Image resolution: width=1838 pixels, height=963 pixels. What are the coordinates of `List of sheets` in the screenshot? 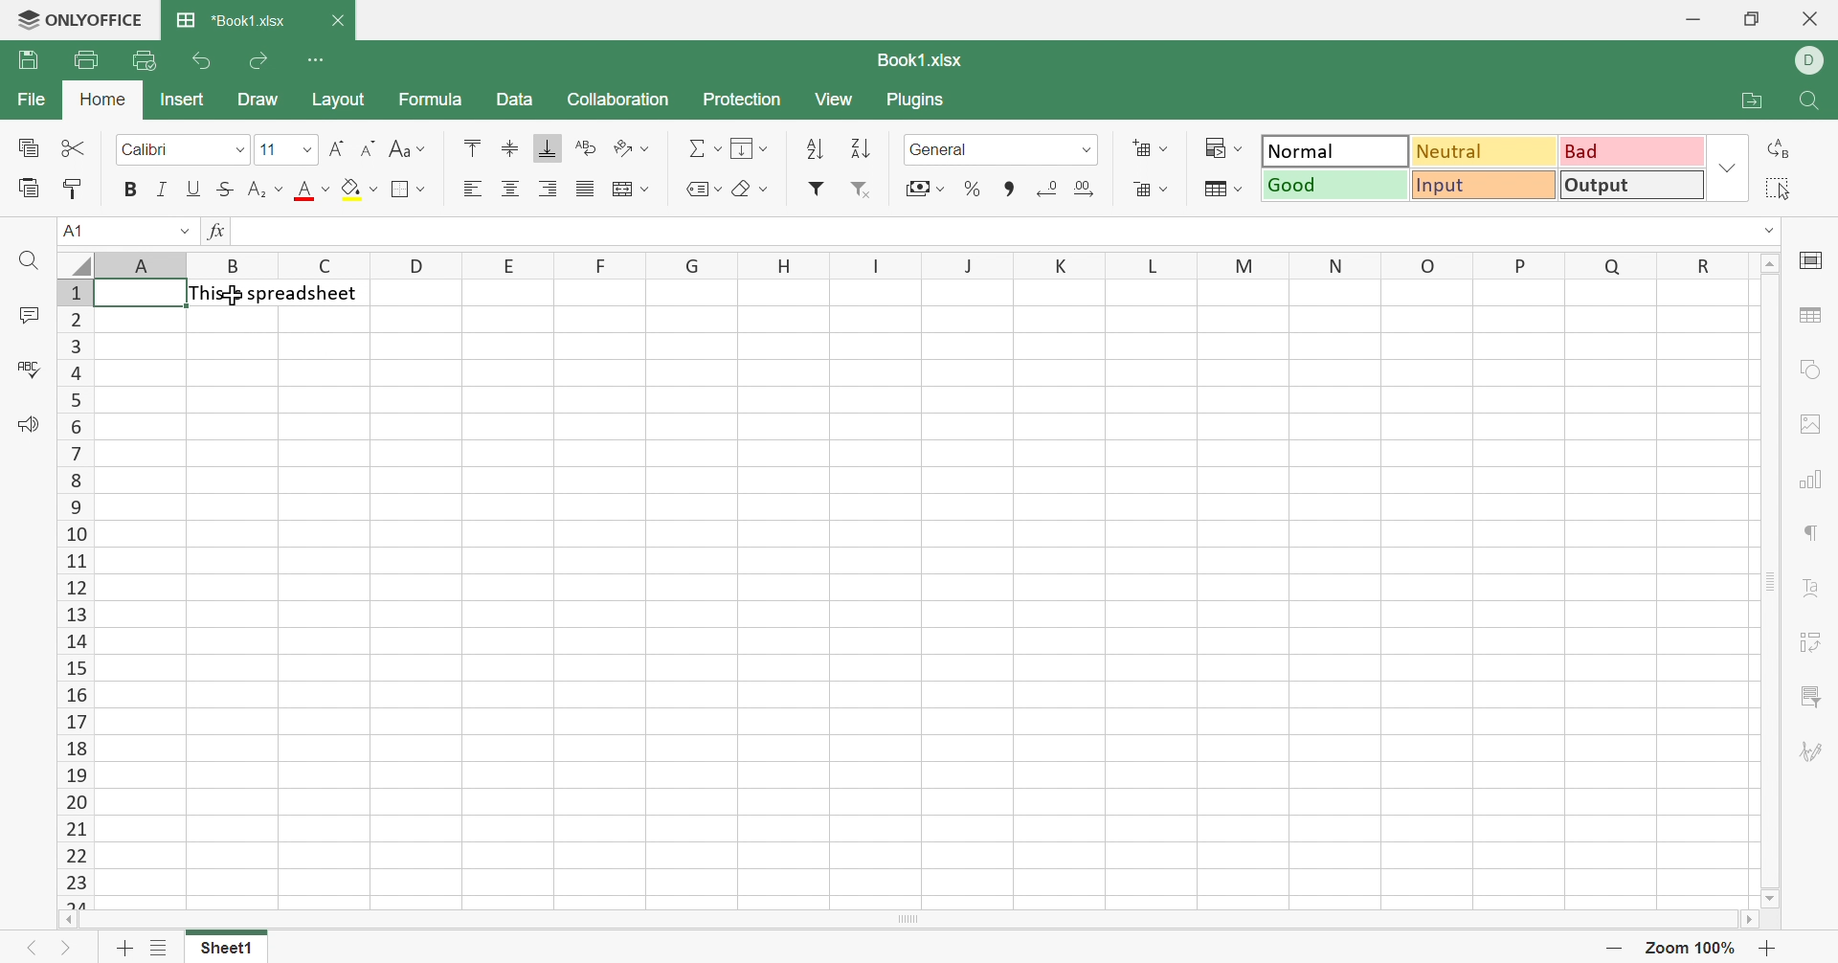 It's located at (160, 948).